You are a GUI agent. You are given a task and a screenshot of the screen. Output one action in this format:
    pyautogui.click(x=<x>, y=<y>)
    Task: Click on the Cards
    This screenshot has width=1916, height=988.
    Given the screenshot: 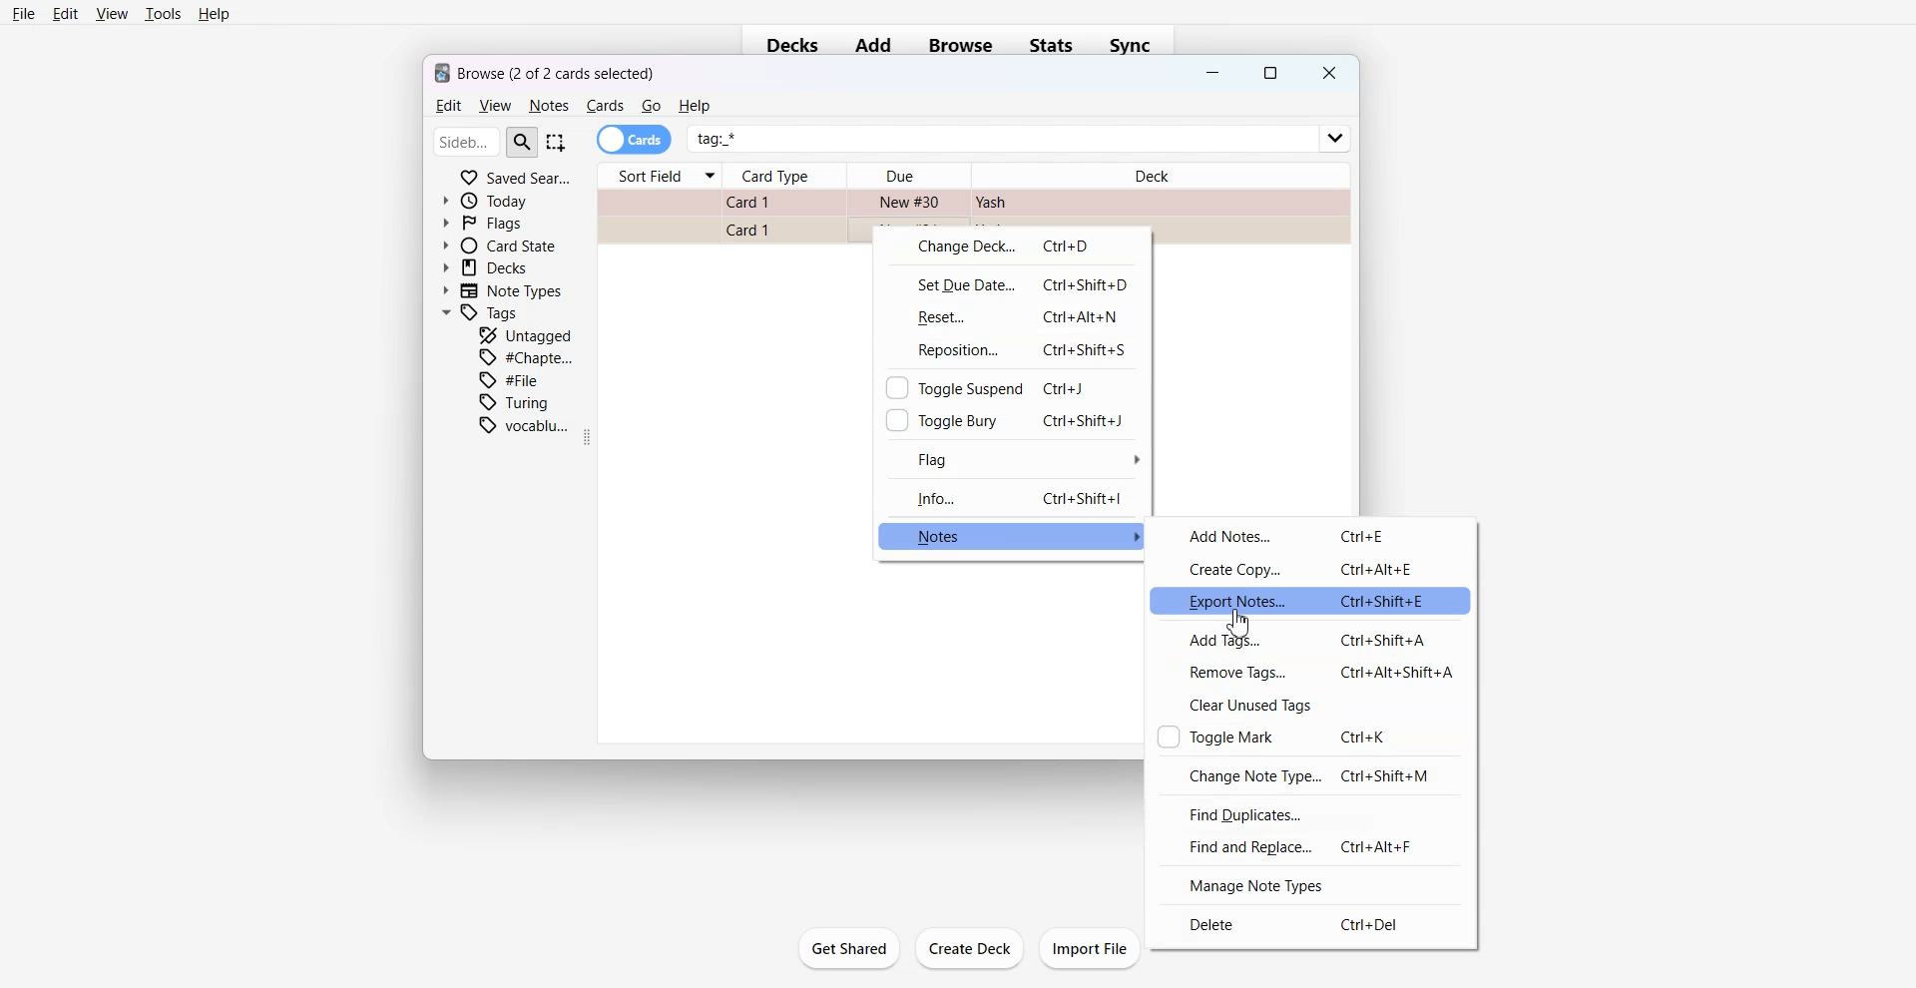 What is the action you would take?
    pyautogui.click(x=605, y=106)
    